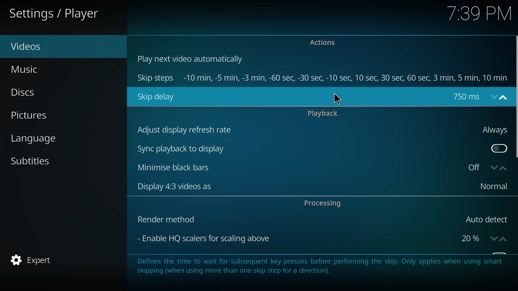  What do you see at coordinates (491, 186) in the screenshot?
I see `normal` at bounding box center [491, 186].